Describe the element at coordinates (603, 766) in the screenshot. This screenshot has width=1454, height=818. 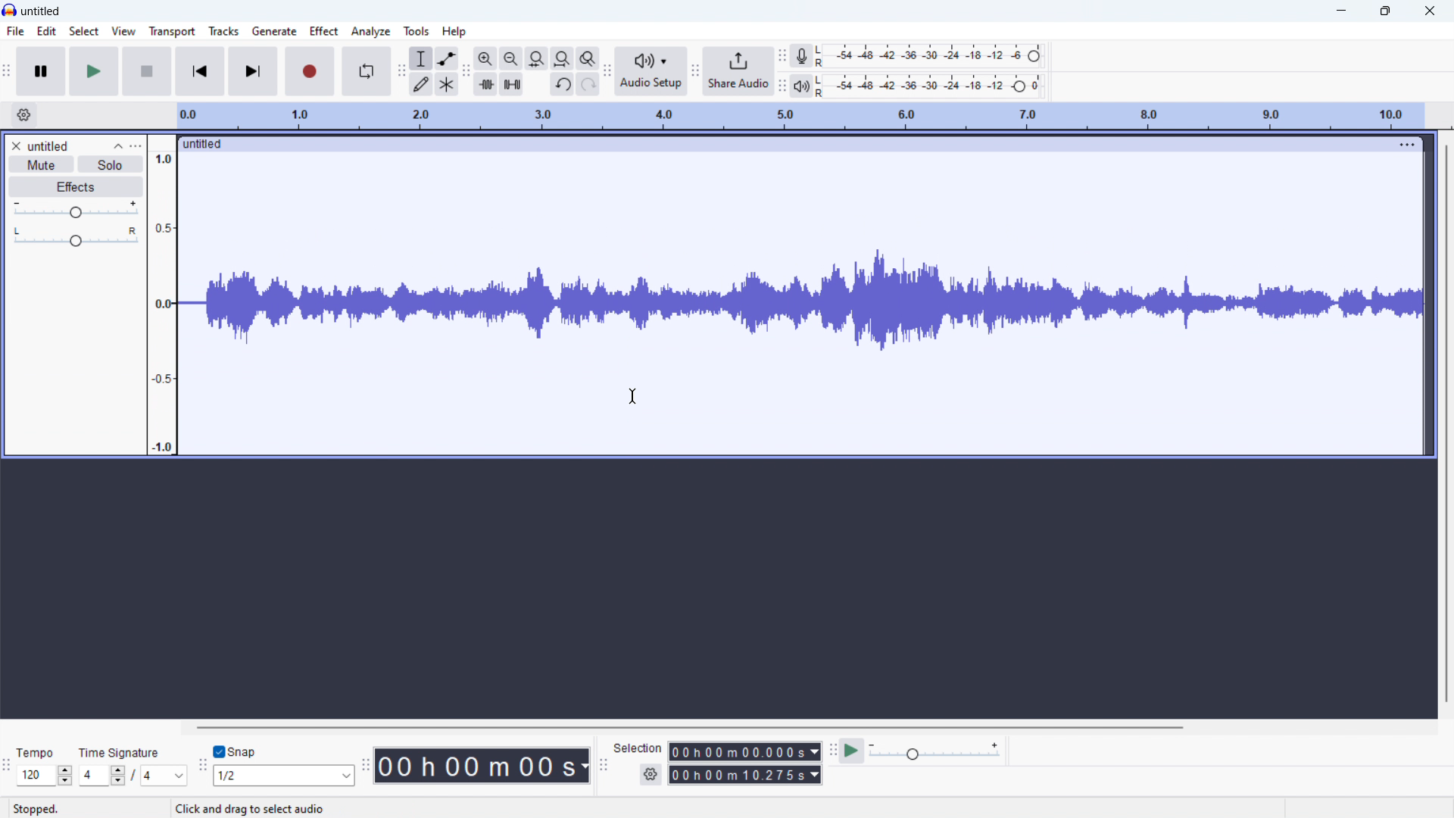
I see `selection toolbar` at that location.